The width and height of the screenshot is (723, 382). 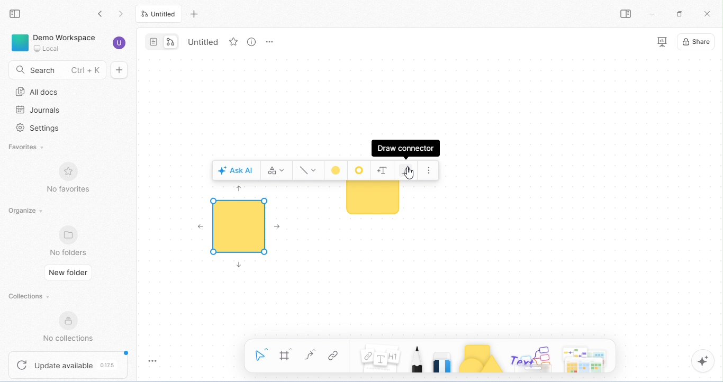 I want to click on collections, so click(x=31, y=297).